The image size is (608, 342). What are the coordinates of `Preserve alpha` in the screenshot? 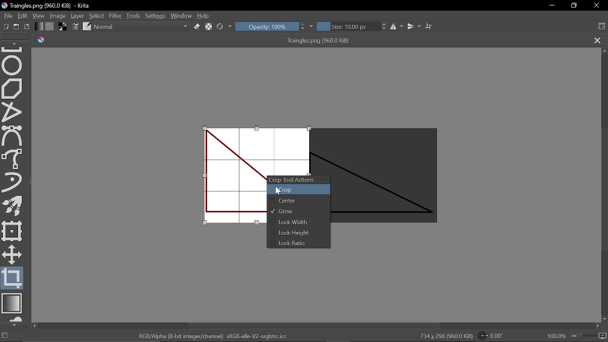 It's located at (209, 27).